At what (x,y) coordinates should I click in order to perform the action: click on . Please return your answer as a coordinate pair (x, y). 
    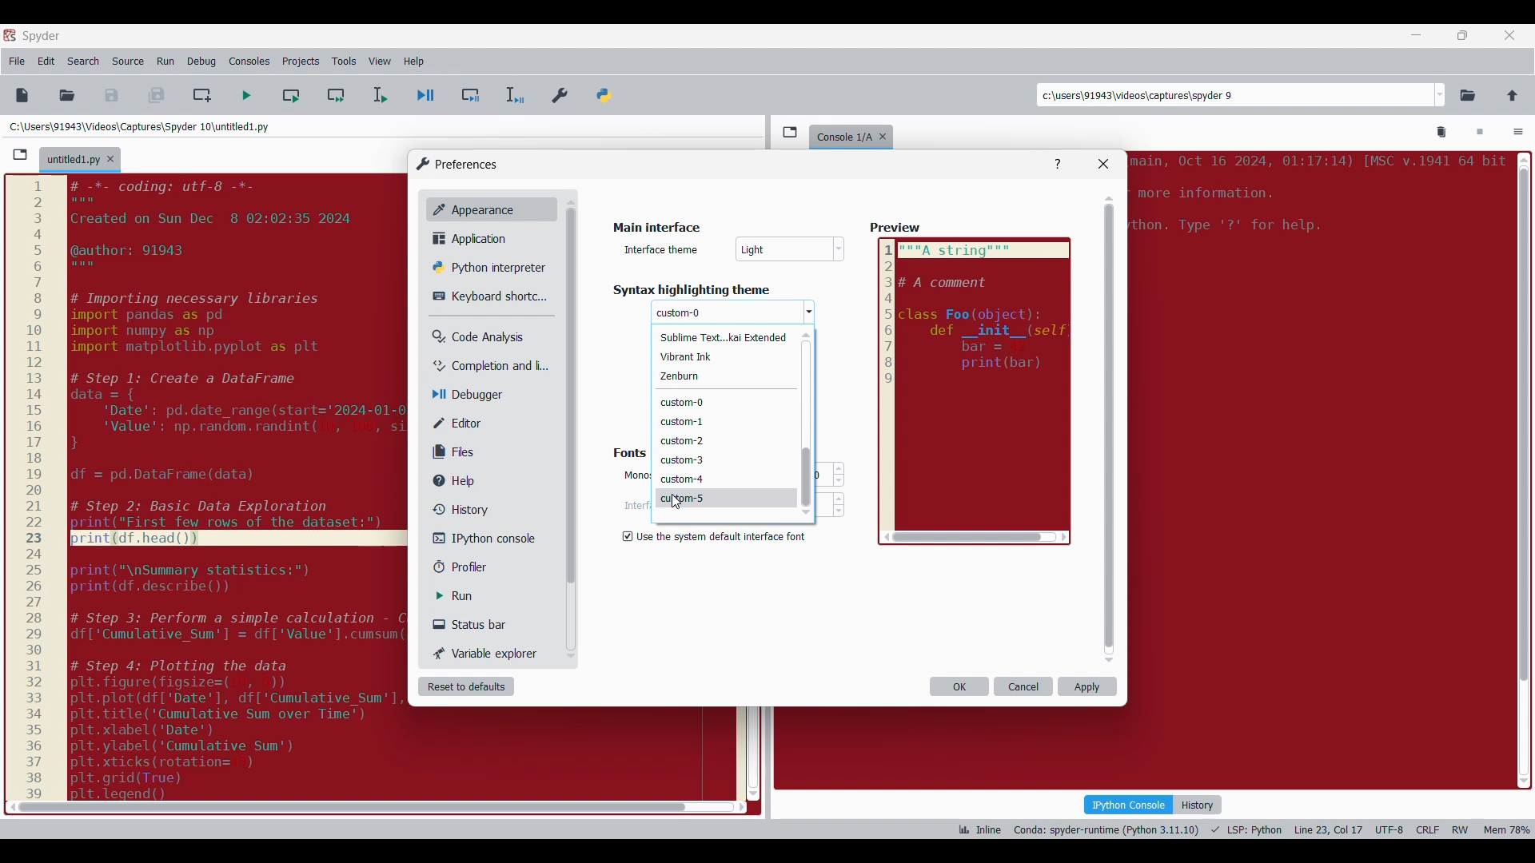
    Looking at the image, I should click on (1315, 200).